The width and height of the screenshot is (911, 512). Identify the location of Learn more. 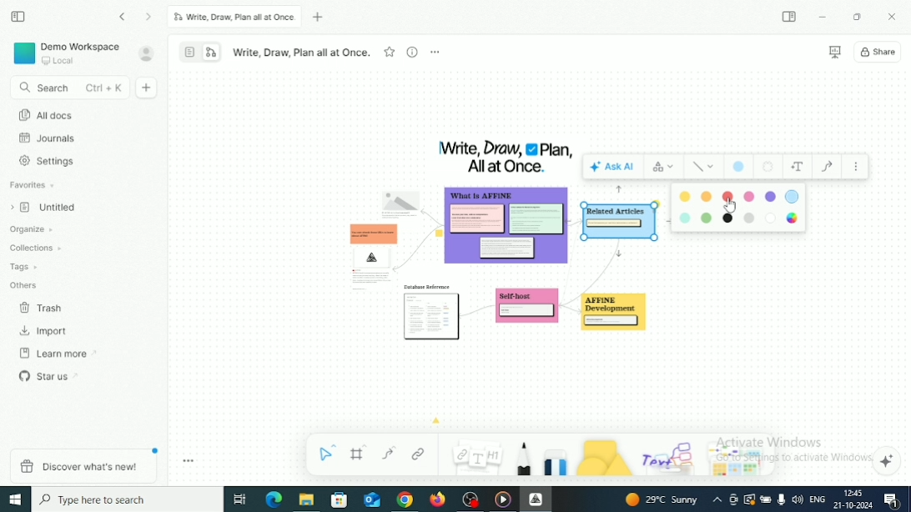
(58, 354).